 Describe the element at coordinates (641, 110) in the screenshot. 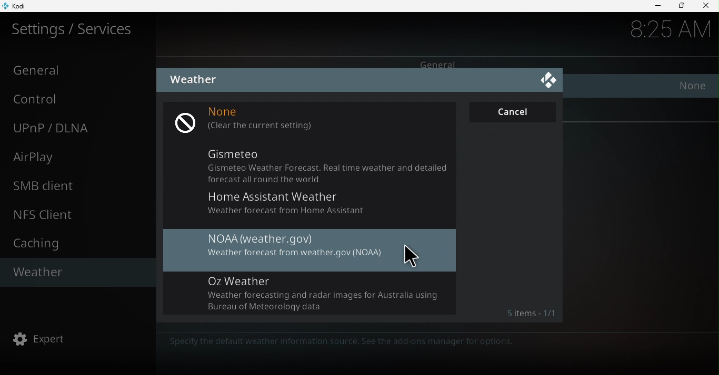

I see `Settings` at that location.